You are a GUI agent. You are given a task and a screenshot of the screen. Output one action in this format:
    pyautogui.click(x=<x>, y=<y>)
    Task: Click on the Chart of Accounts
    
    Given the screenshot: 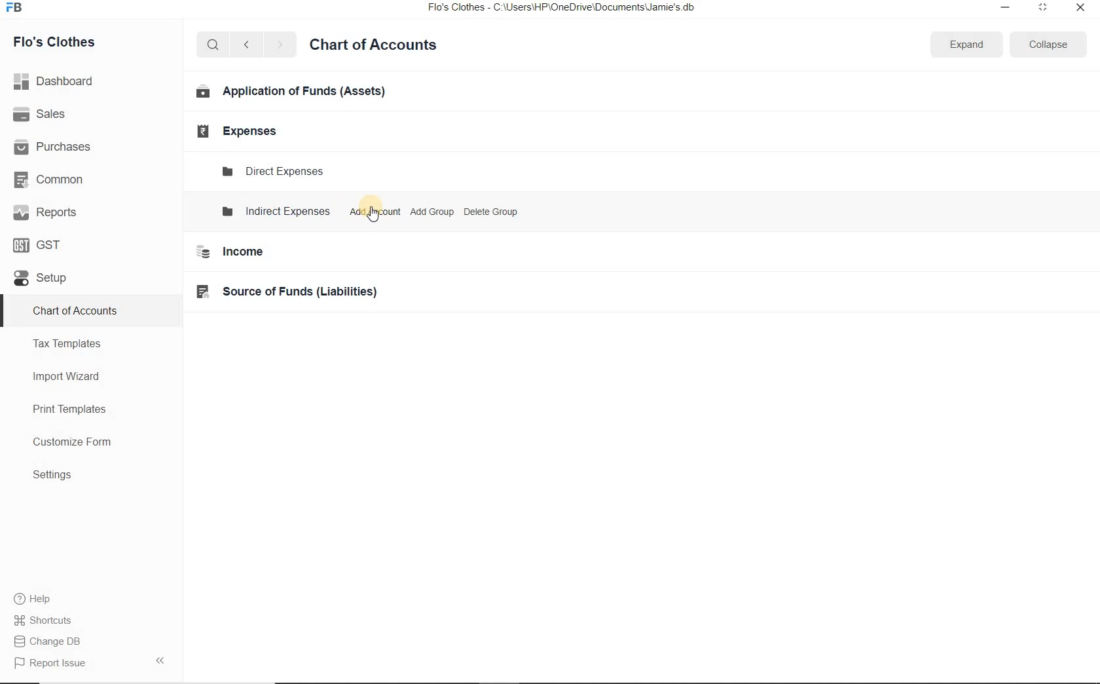 What is the action you would take?
    pyautogui.click(x=75, y=312)
    